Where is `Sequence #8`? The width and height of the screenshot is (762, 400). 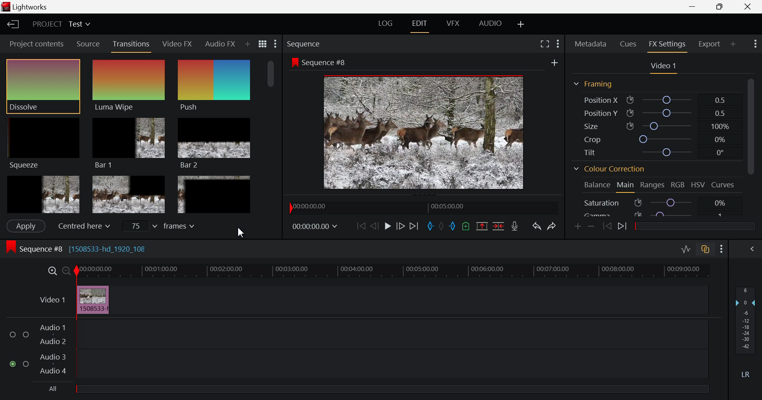 Sequence #8 is located at coordinates (327, 63).